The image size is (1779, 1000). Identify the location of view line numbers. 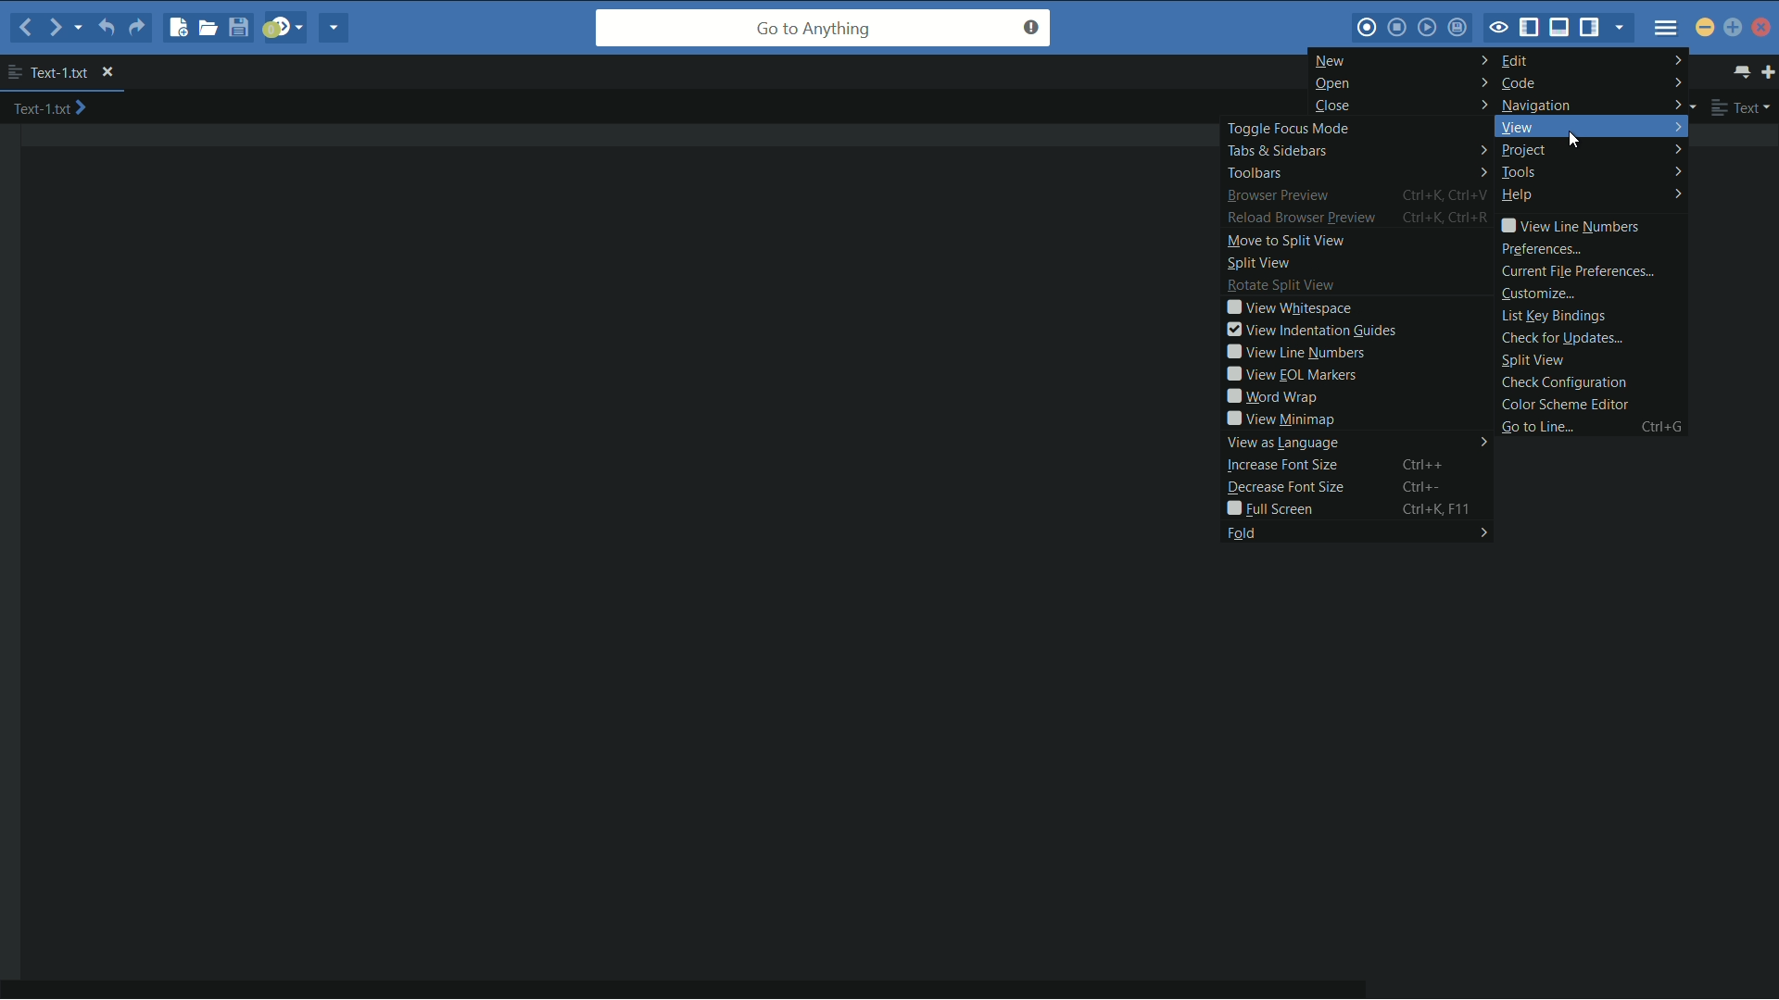
(1293, 352).